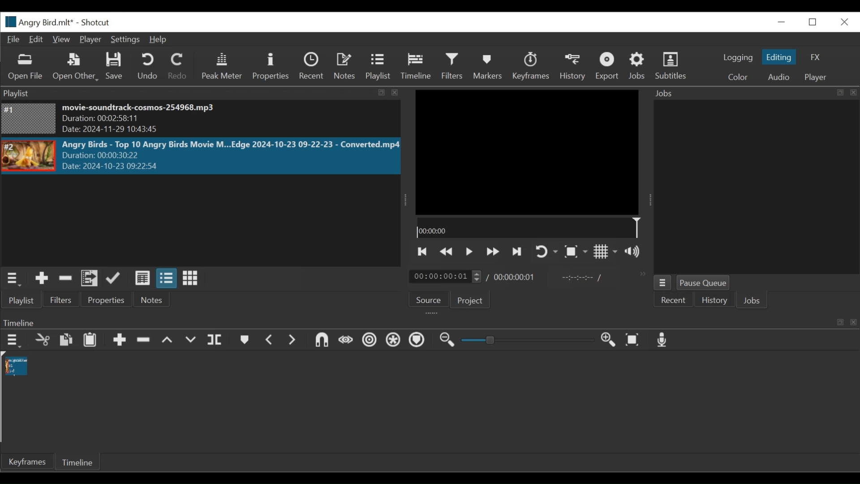 This screenshot has width=860, height=484. What do you see at coordinates (13, 341) in the screenshot?
I see `Timeline menu` at bounding box center [13, 341].